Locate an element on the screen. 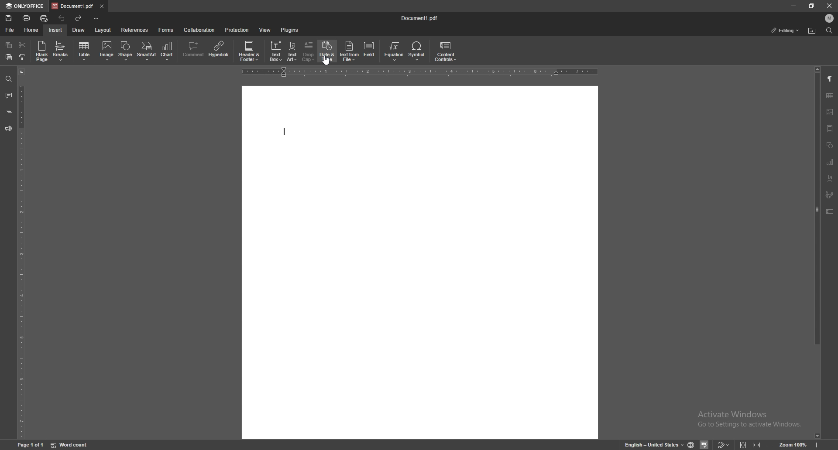 This screenshot has height=450, width=838. resize is located at coordinates (812, 6).